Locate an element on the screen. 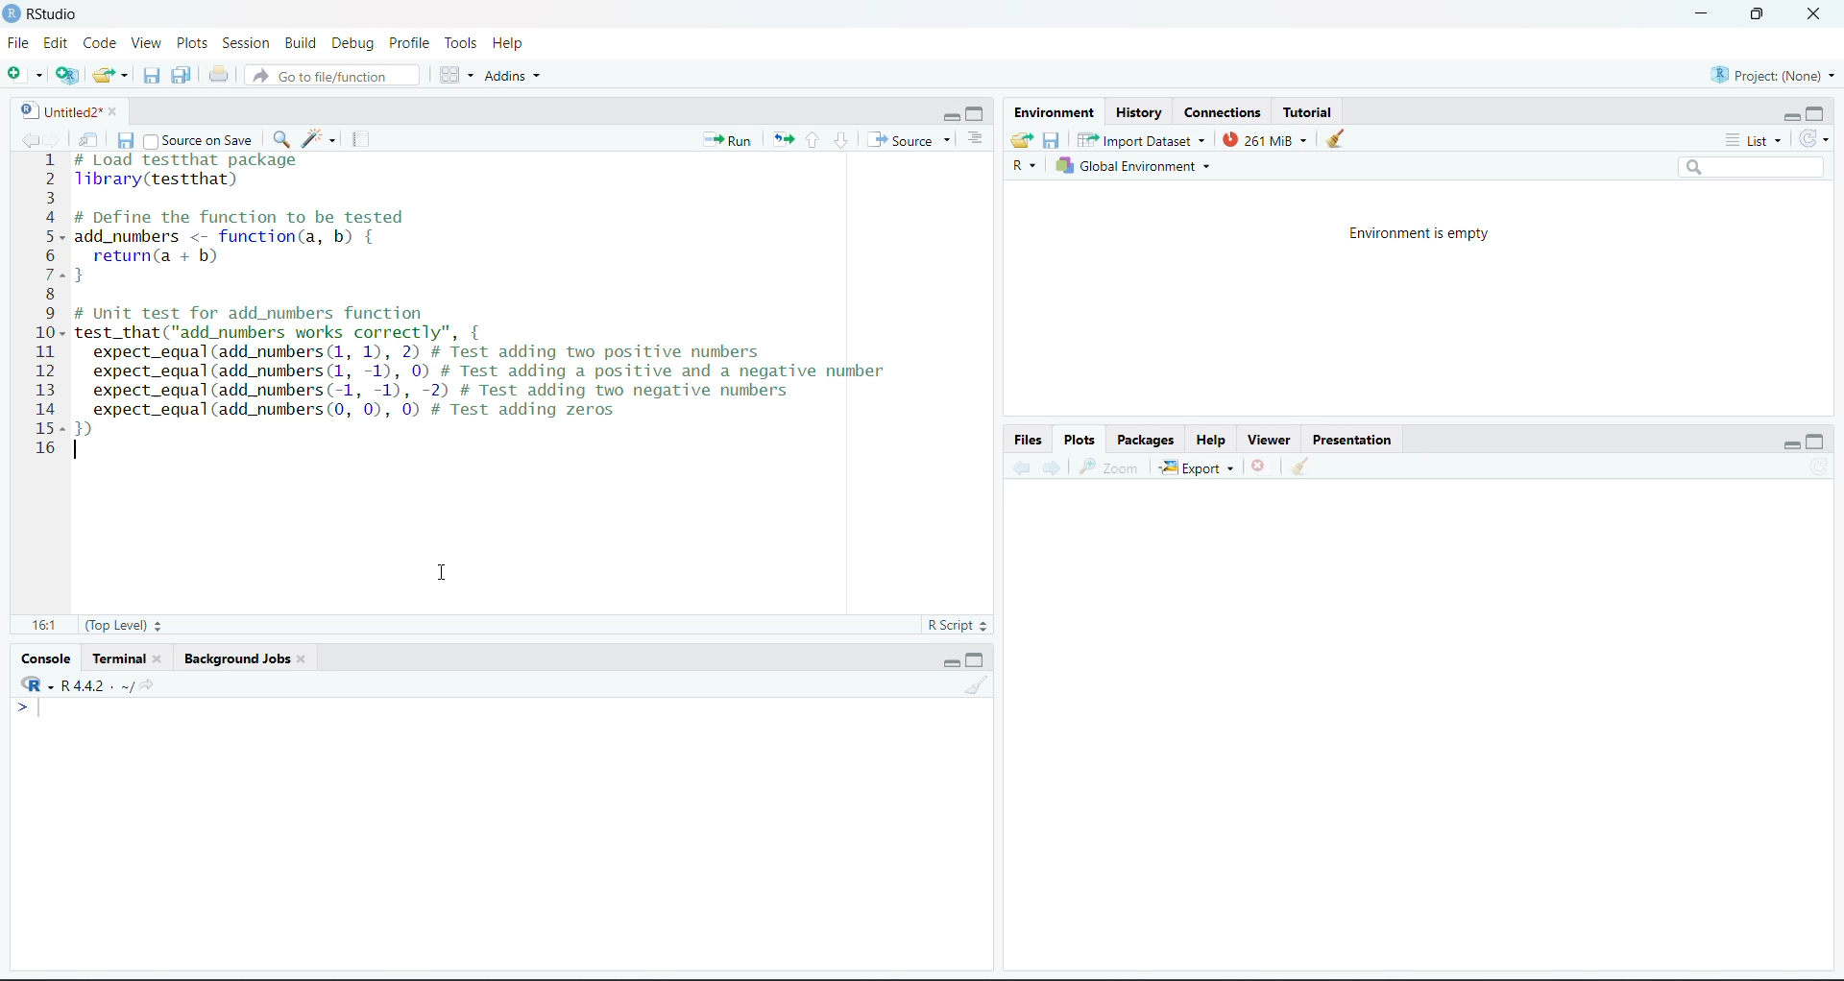 The height and width of the screenshot is (981, 1844). Viewer is located at coordinates (1268, 441).